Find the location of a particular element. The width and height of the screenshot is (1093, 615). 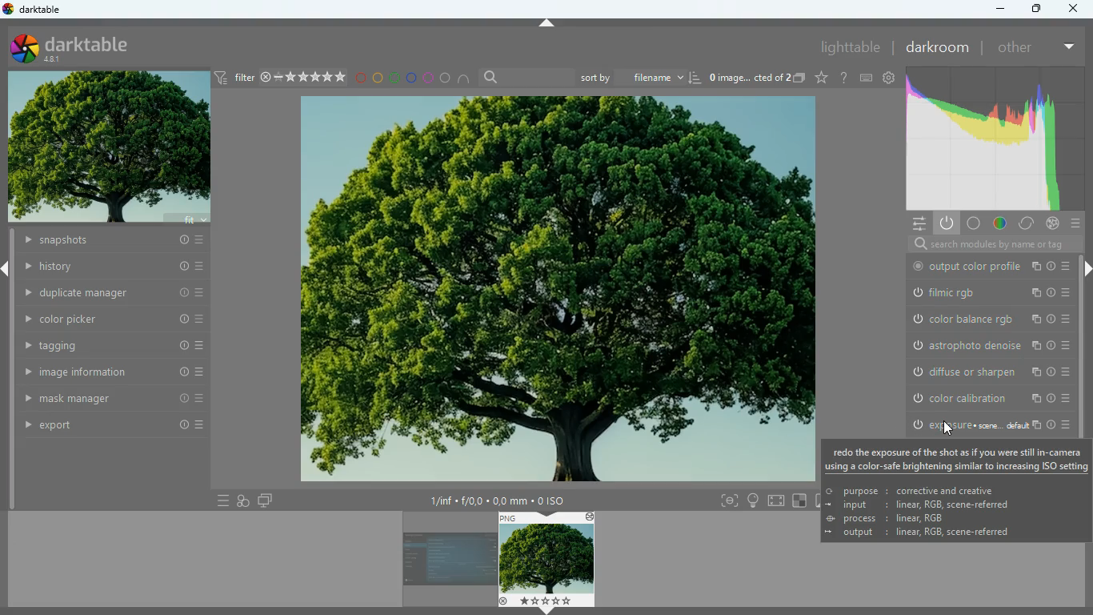

mask manager is located at coordinates (105, 400).